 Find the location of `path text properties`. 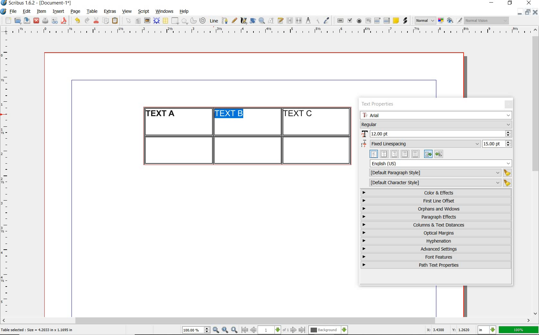

path text properties is located at coordinates (435, 265).